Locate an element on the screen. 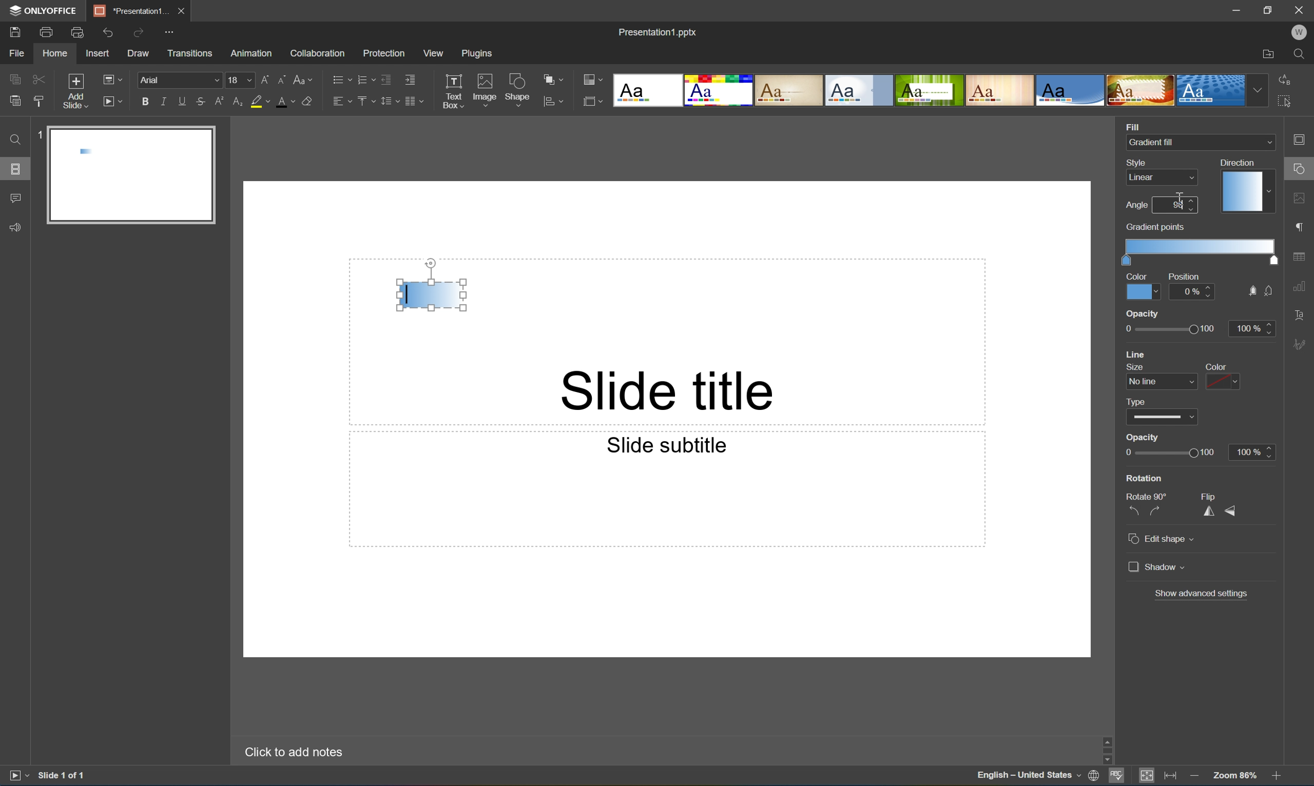 This screenshot has width=1314, height=786. Angle is located at coordinates (1137, 205).